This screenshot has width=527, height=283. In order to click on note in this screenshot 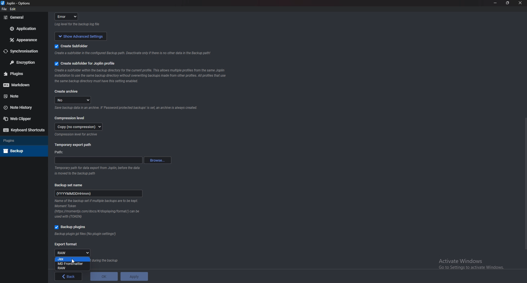, I will do `click(23, 96)`.